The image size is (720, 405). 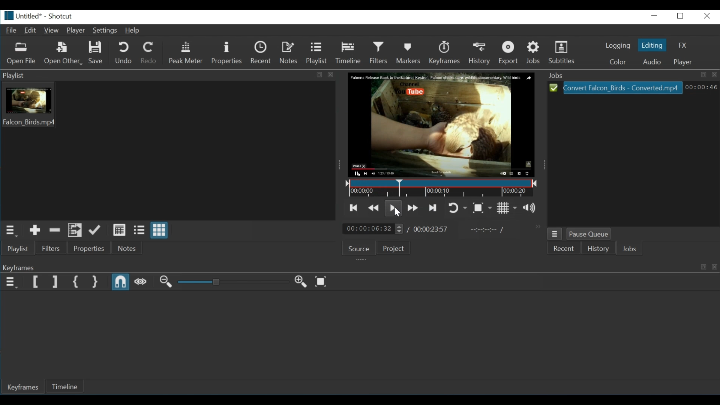 What do you see at coordinates (562, 52) in the screenshot?
I see `Subtitles` at bounding box center [562, 52].